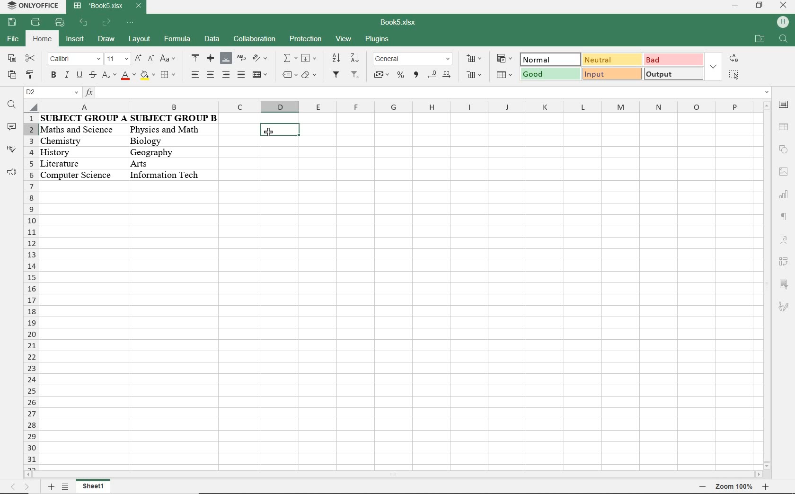  What do you see at coordinates (611, 73) in the screenshot?
I see `input` at bounding box center [611, 73].